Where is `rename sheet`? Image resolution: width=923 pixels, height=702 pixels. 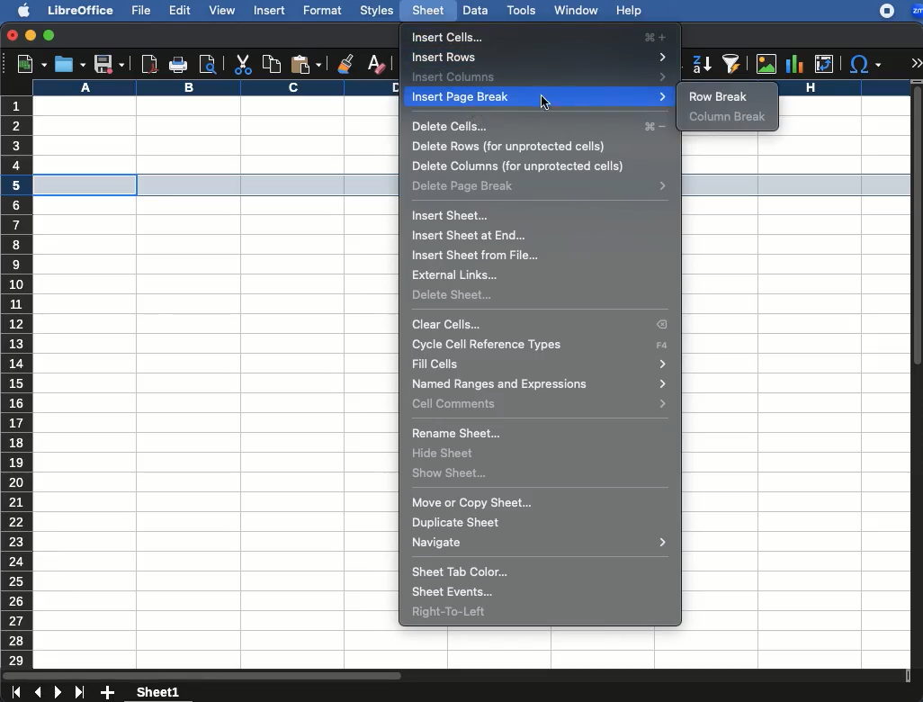 rename sheet is located at coordinates (460, 434).